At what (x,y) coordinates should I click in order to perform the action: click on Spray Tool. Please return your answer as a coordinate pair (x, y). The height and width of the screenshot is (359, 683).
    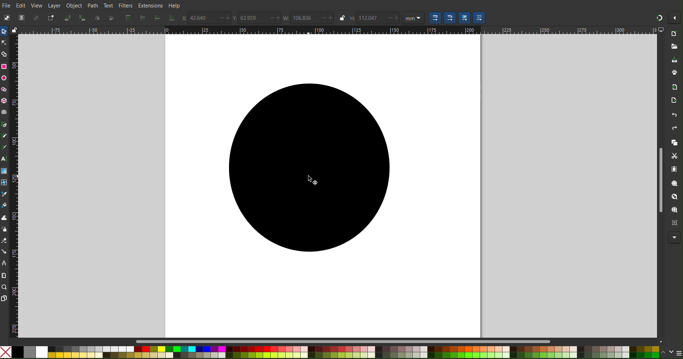
    Looking at the image, I should click on (5, 230).